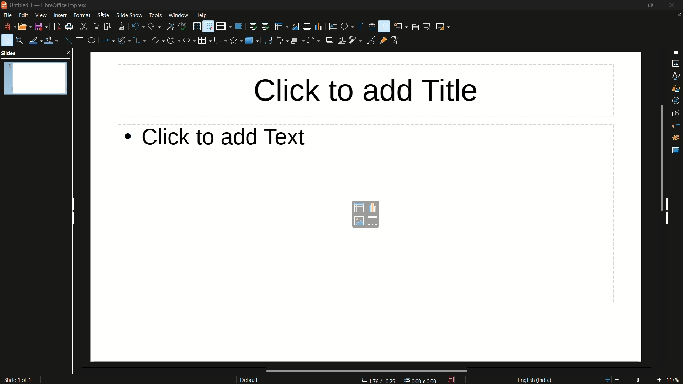 The image size is (683, 384). I want to click on new slide, so click(400, 26).